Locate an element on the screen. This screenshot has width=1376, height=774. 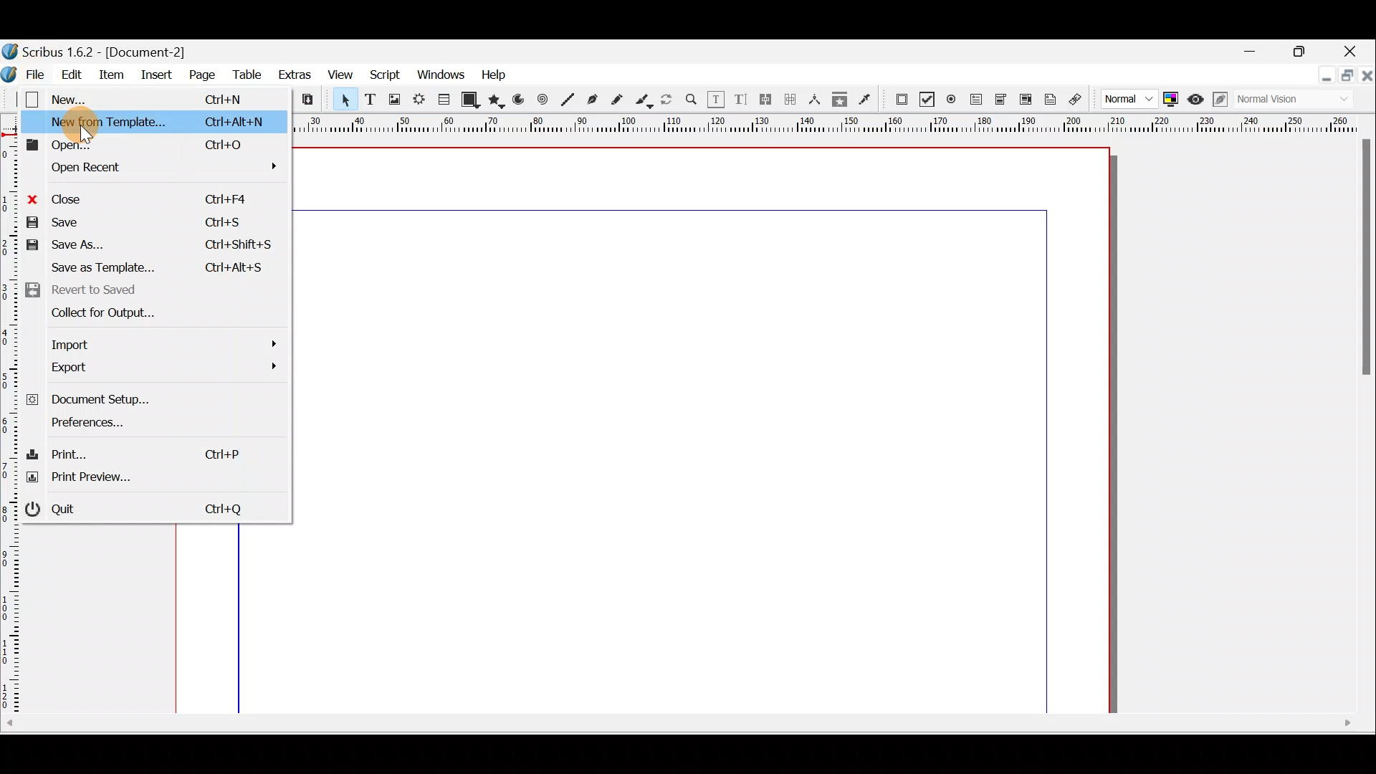
Maximise is located at coordinates (1309, 51).